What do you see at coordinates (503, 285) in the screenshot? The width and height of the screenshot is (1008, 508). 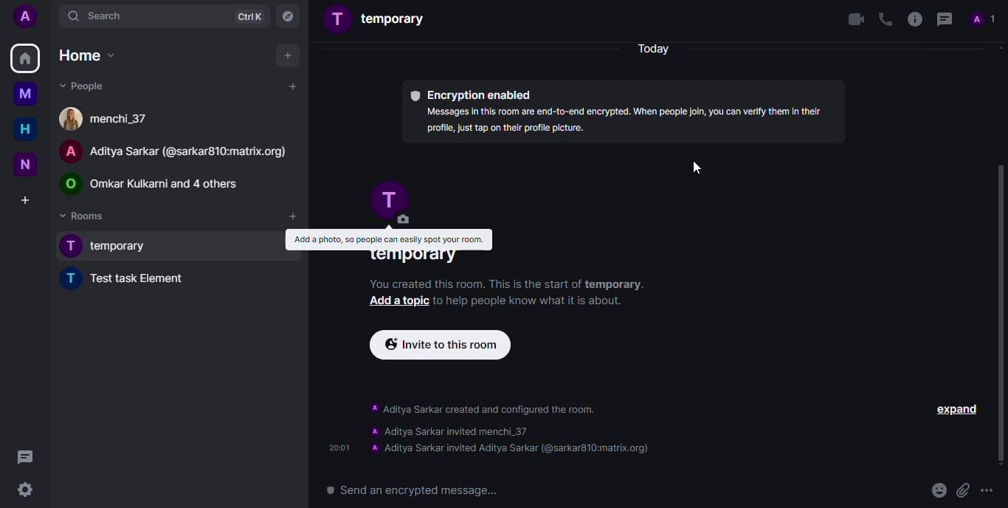 I see `You created this room. This is the start of temporary.` at bounding box center [503, 285].